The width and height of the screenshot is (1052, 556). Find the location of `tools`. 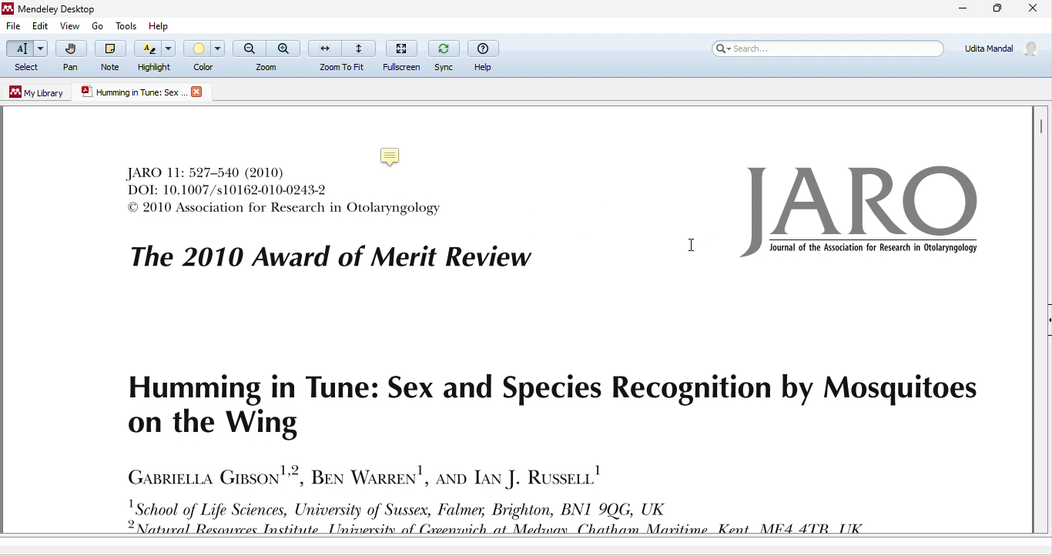

tools is located at coordinates (125, 25).